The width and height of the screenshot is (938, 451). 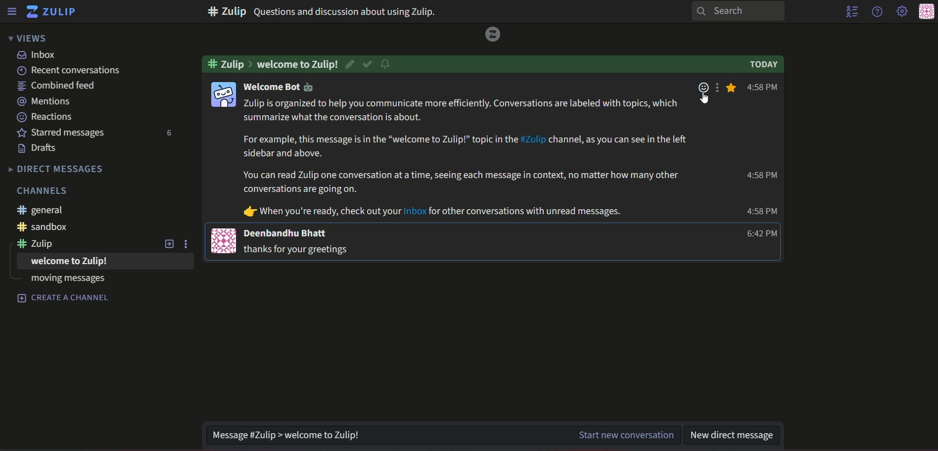 What do you see at coordinates (719, 90) in the screenshot?
I see `options` at bounding box center [719, 90].